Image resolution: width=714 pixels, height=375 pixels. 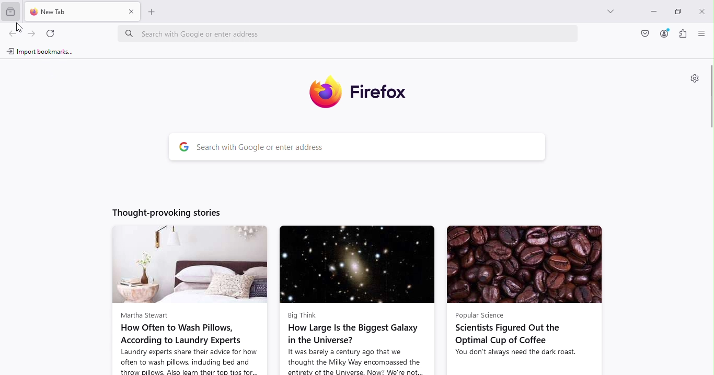 I want to click on Maximize, so click(x=675, y=12).